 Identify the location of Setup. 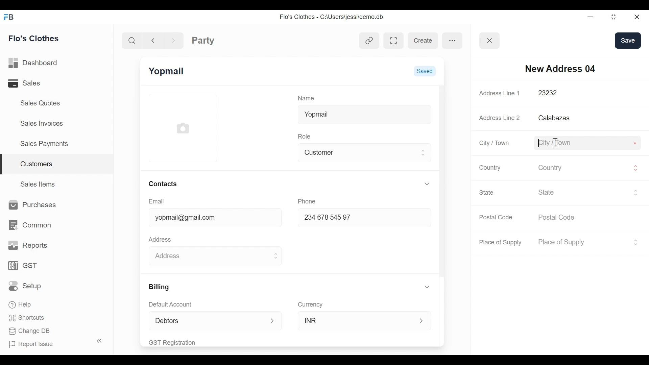
(27, 286).